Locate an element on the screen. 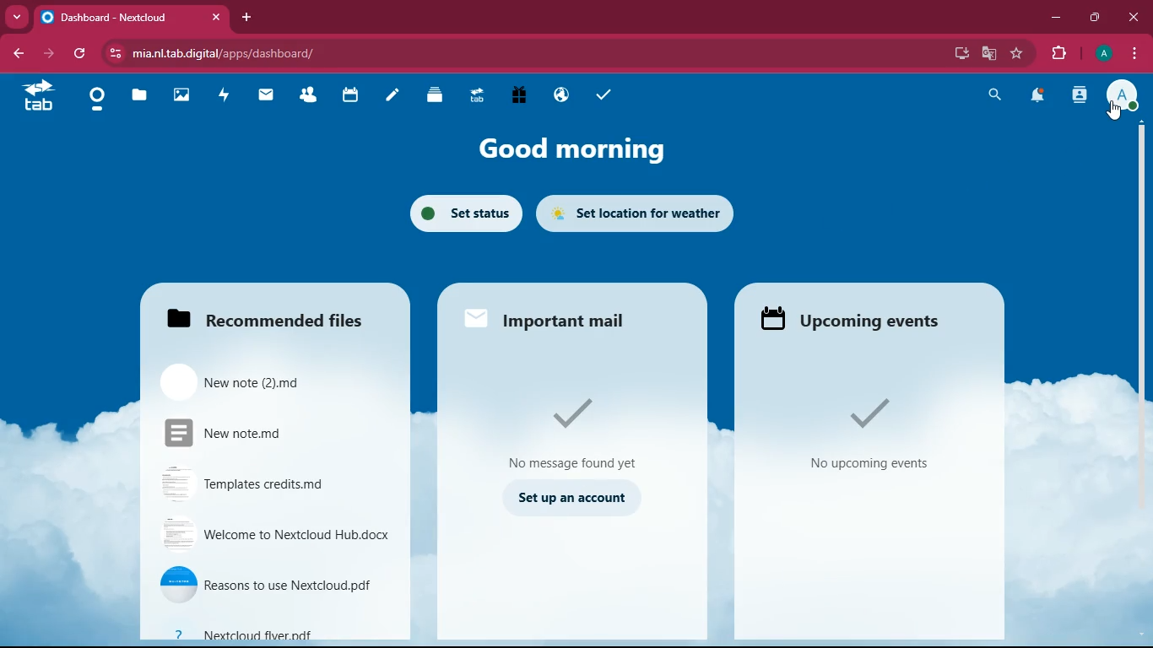  New note.md is located at coordinates (273, 432).